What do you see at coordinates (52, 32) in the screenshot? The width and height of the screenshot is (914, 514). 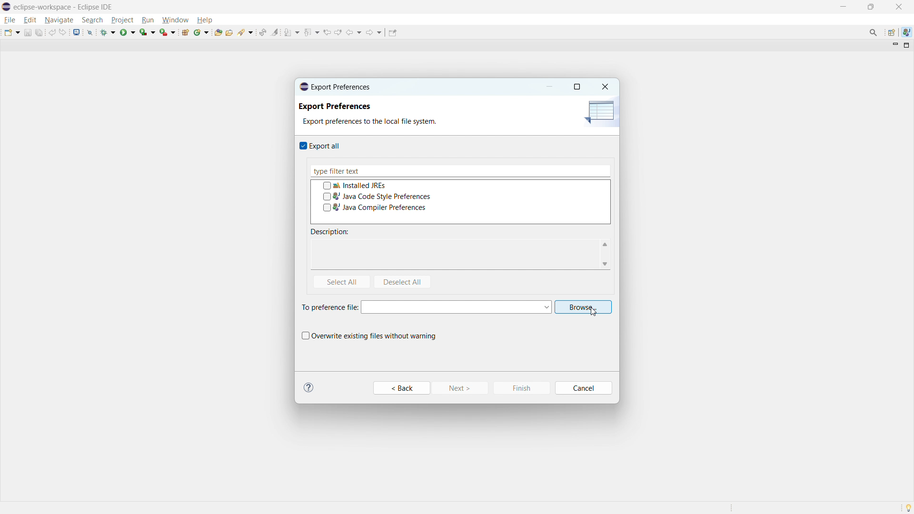 I see `undo` at bounding box center [52, 32].